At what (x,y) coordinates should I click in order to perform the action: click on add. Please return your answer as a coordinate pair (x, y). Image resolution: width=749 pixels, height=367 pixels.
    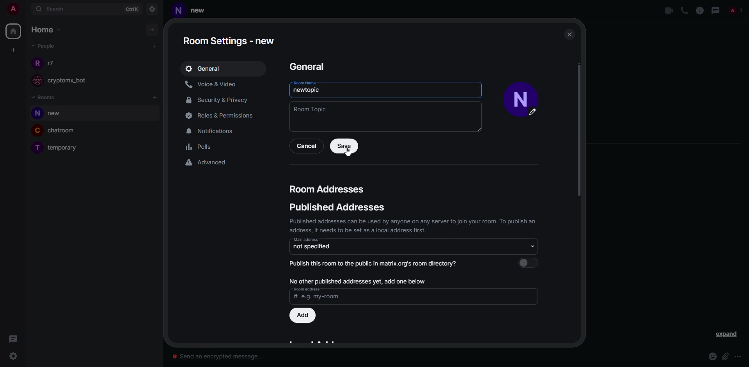
    Looking at the image, I should click on (153, 29).